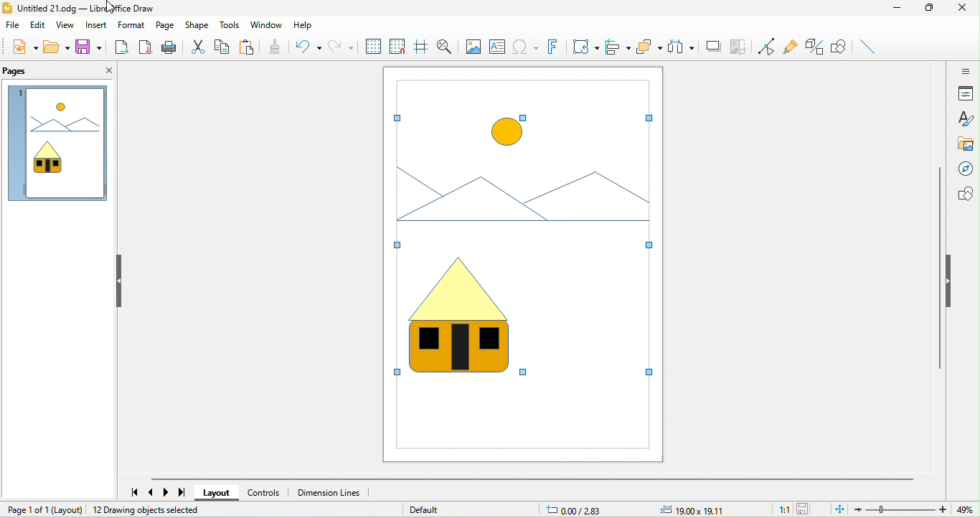 The height and width of the screenshot is (518, 980). I want to click on page 1 of 1 (layout), so click(41, 509).